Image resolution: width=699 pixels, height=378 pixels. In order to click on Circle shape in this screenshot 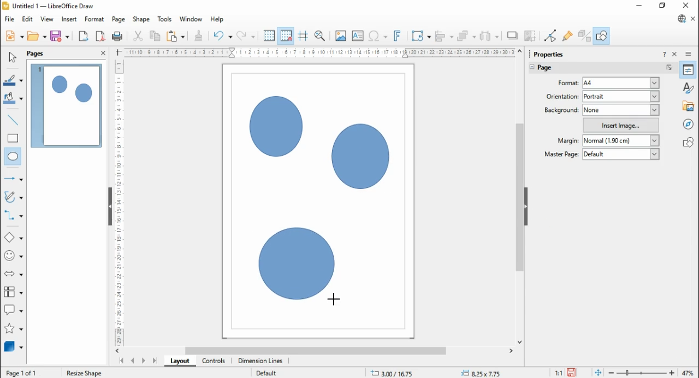, I will do `click(361, 158)`.